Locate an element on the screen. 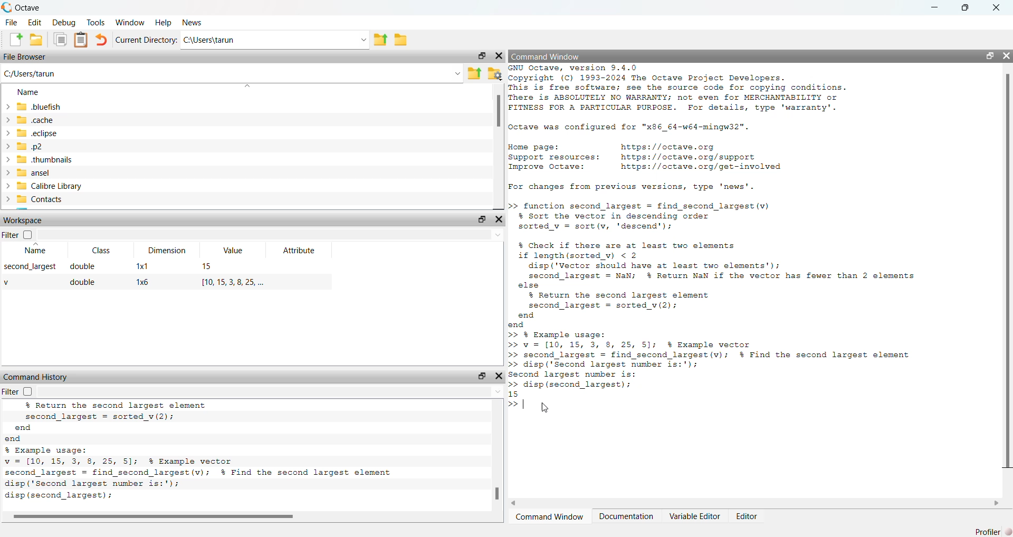 Image resolution: width=1013 pixels, height=537 pixels. one directory up is located at coordinates (384, 40).